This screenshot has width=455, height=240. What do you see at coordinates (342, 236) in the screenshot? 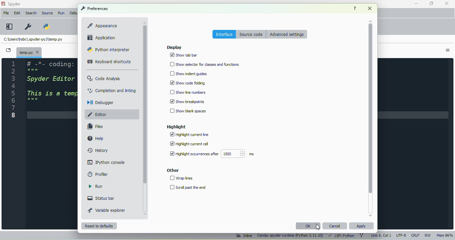
I see `LSP: Python` at bounding box center [342, 236].